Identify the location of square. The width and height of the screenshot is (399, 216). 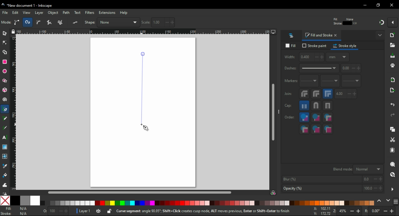
(328, 106).